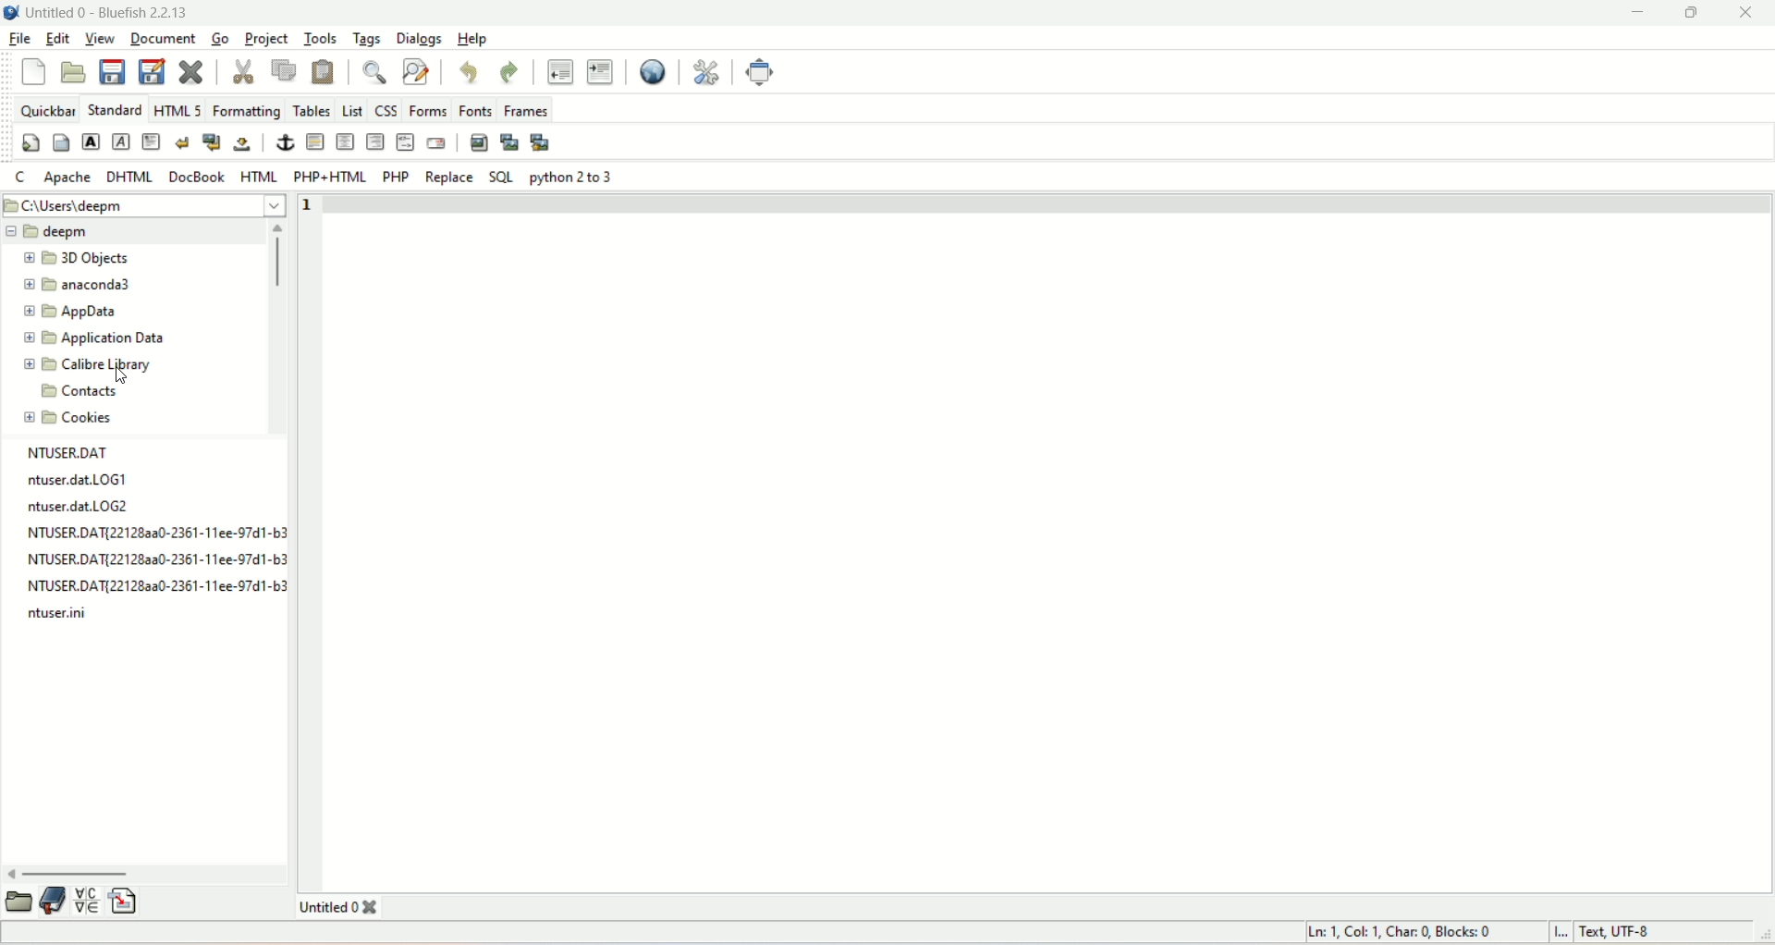 This screenshot has width=1775, height=945. What do you see at coordinates (448, 180) in the screenshot?
I see `REPLACE` at bounding box center [448, 180].